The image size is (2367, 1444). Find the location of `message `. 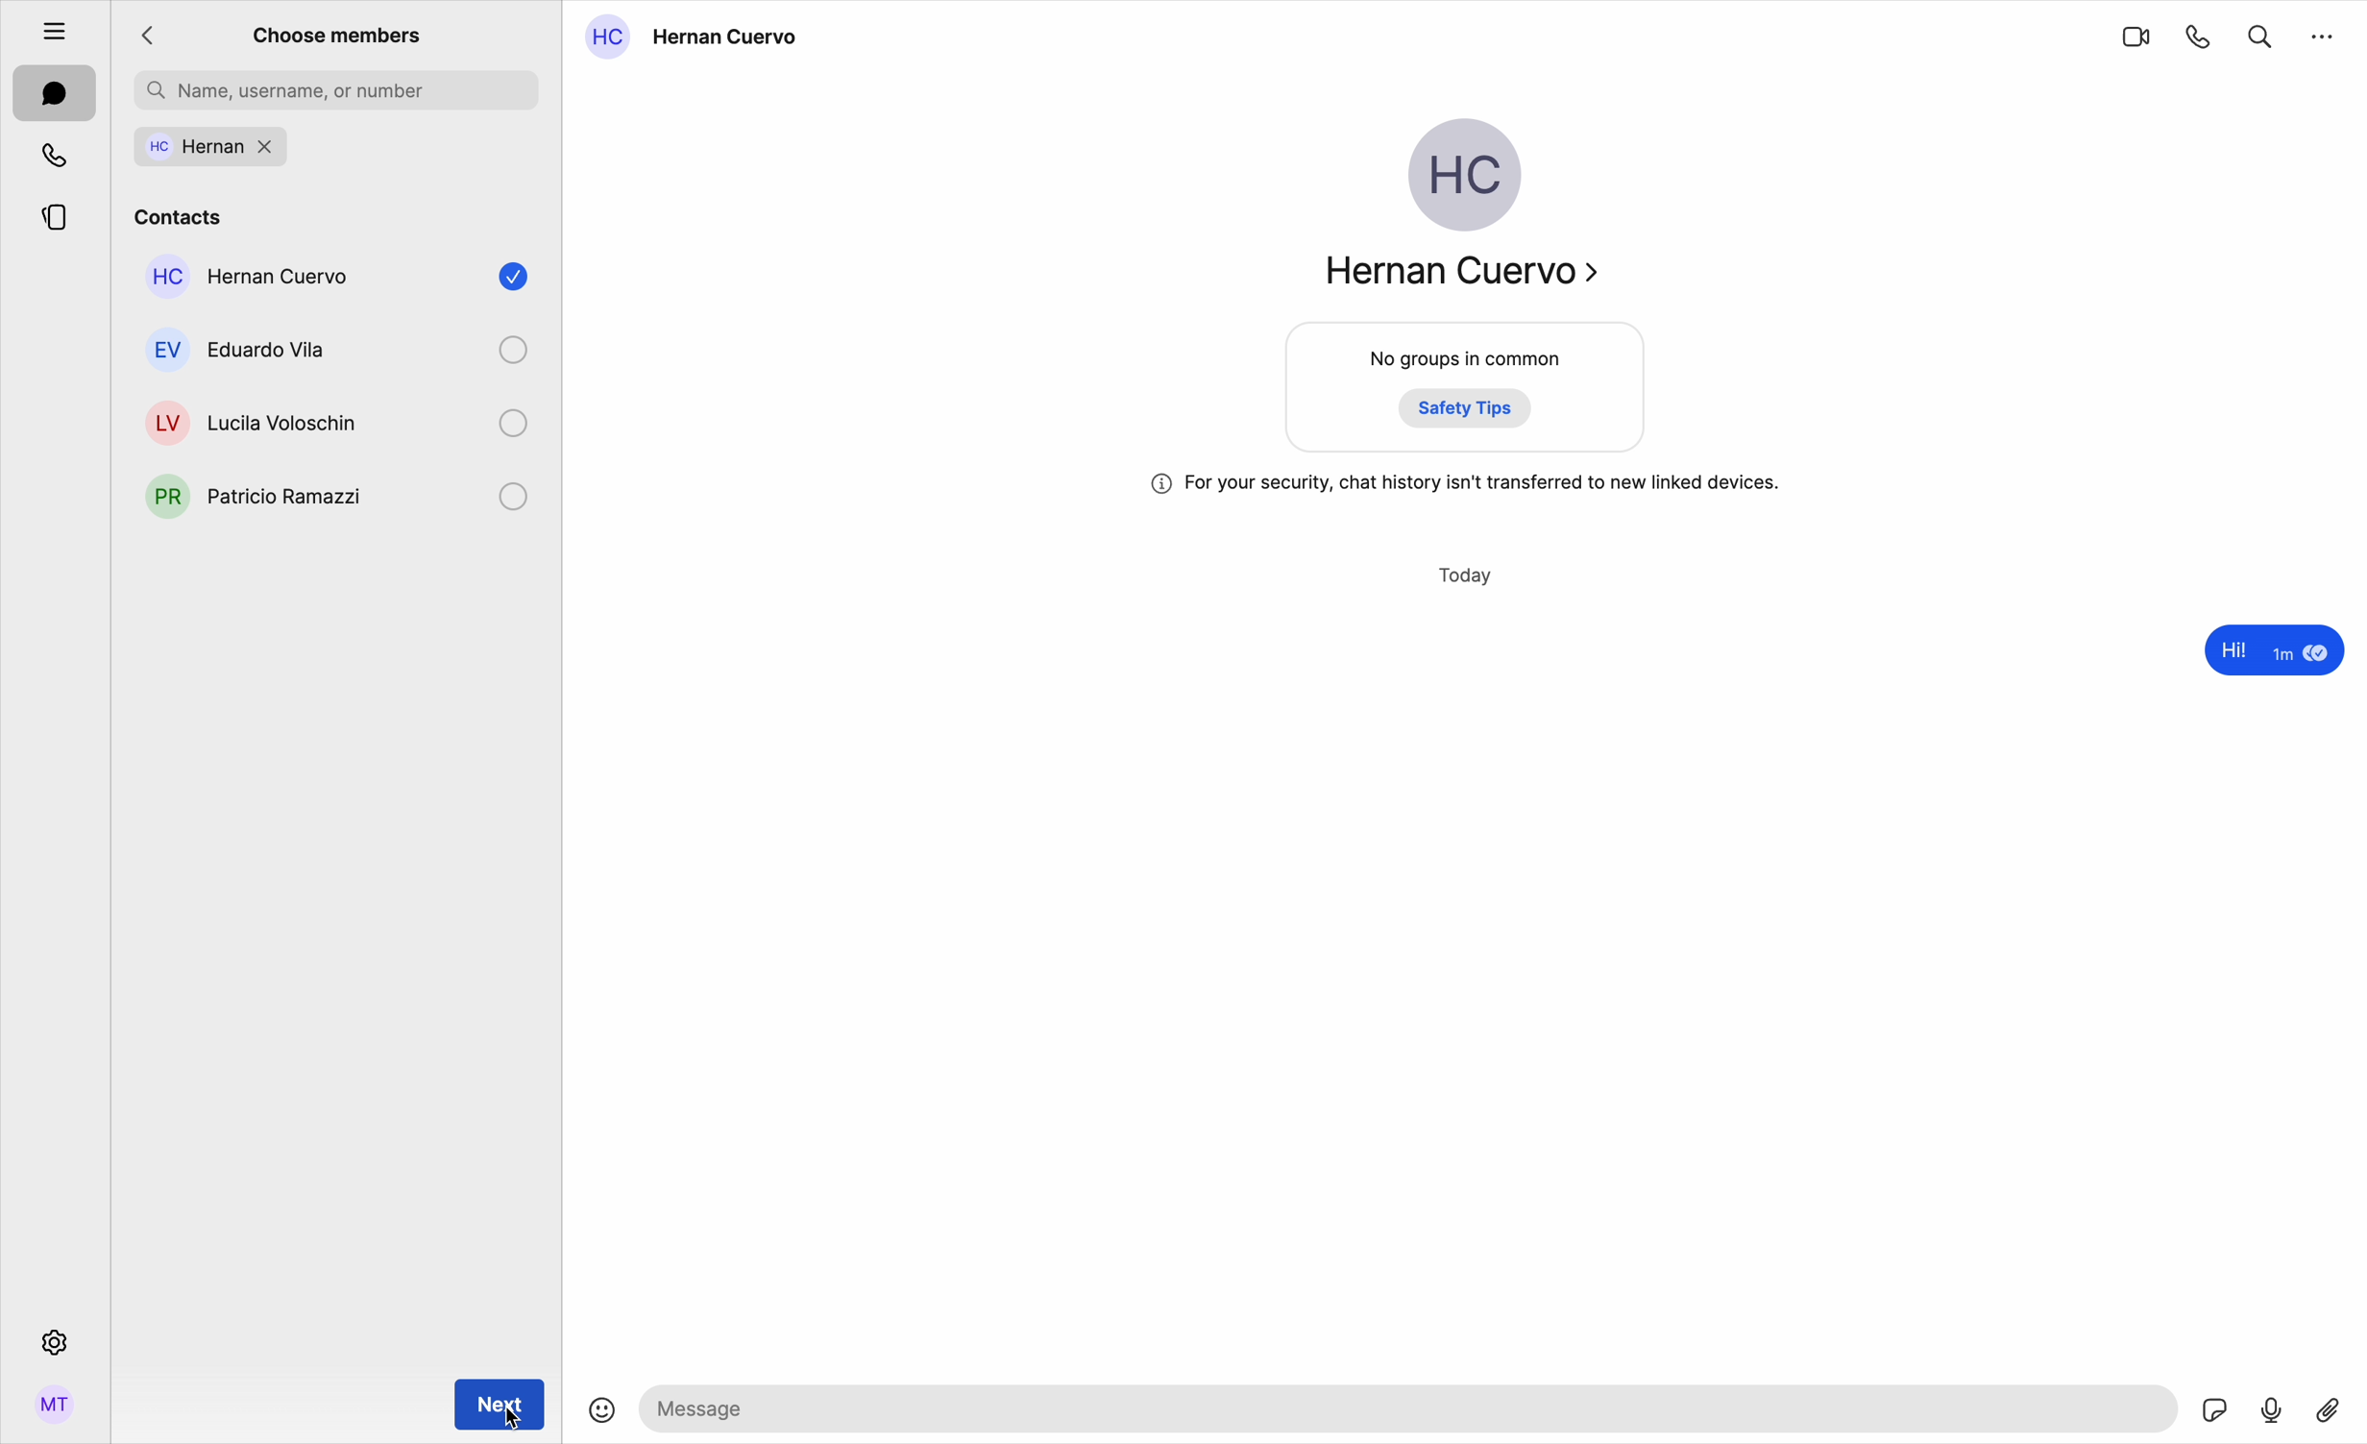

message  is located at coordinates (2269, 653).